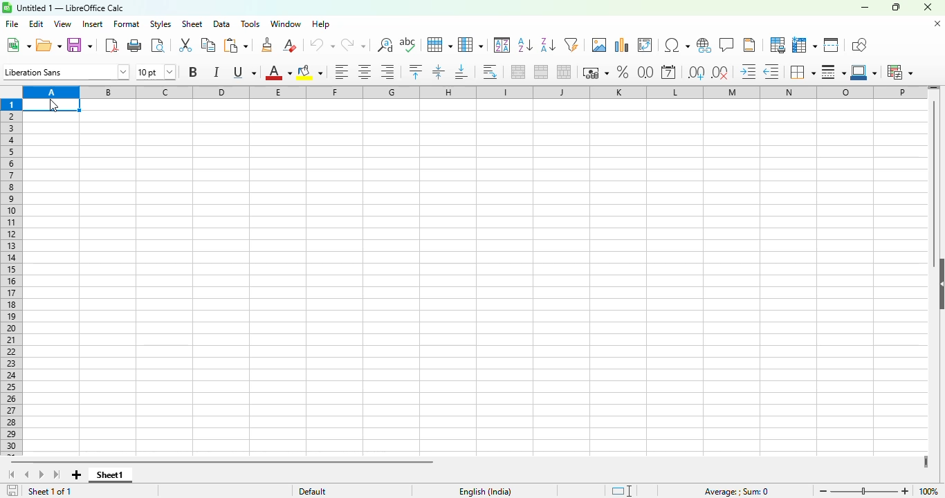 Image resolution: width=945 pixels, height=498 pixels. I want to click on scroll to first page, so click(10, 474).